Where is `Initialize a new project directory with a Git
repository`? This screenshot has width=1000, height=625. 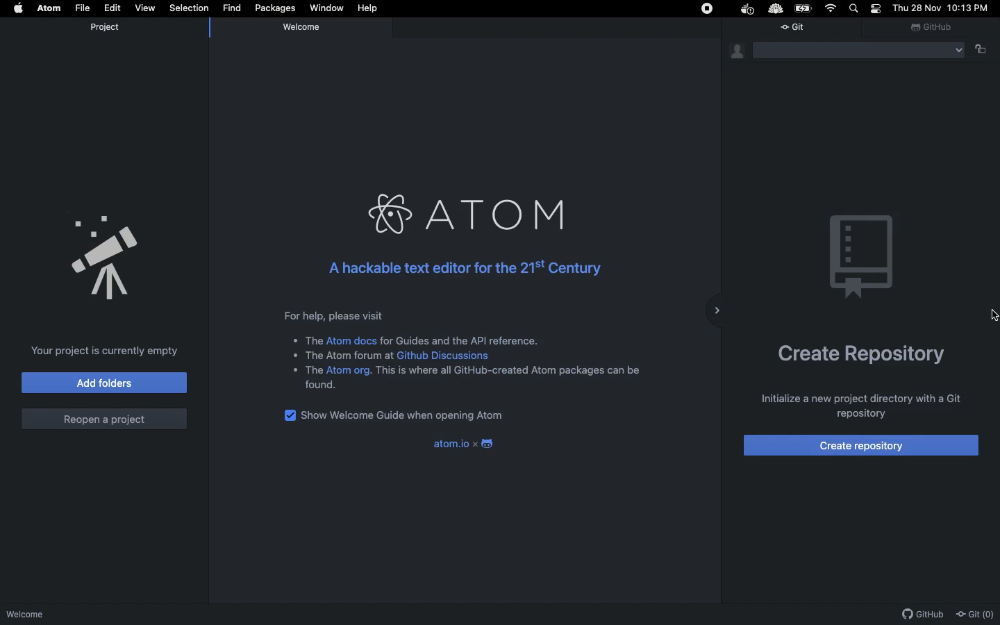
Initialize a new project directory with a Git
repository is located at coordinates (860, 405).